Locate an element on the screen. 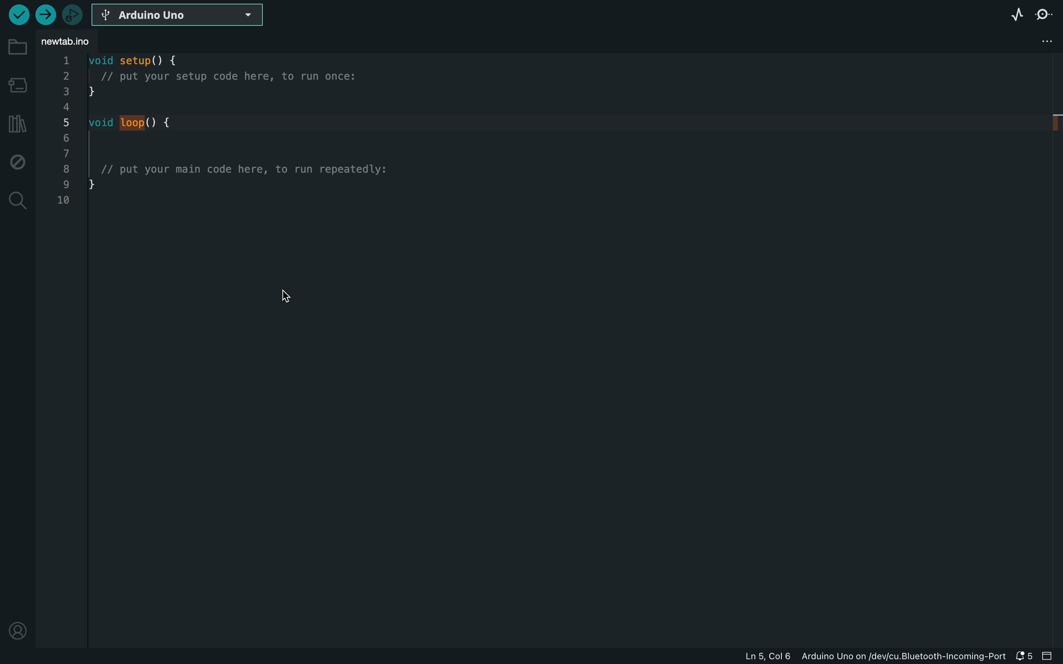  search is located at coordinates (16, 200).